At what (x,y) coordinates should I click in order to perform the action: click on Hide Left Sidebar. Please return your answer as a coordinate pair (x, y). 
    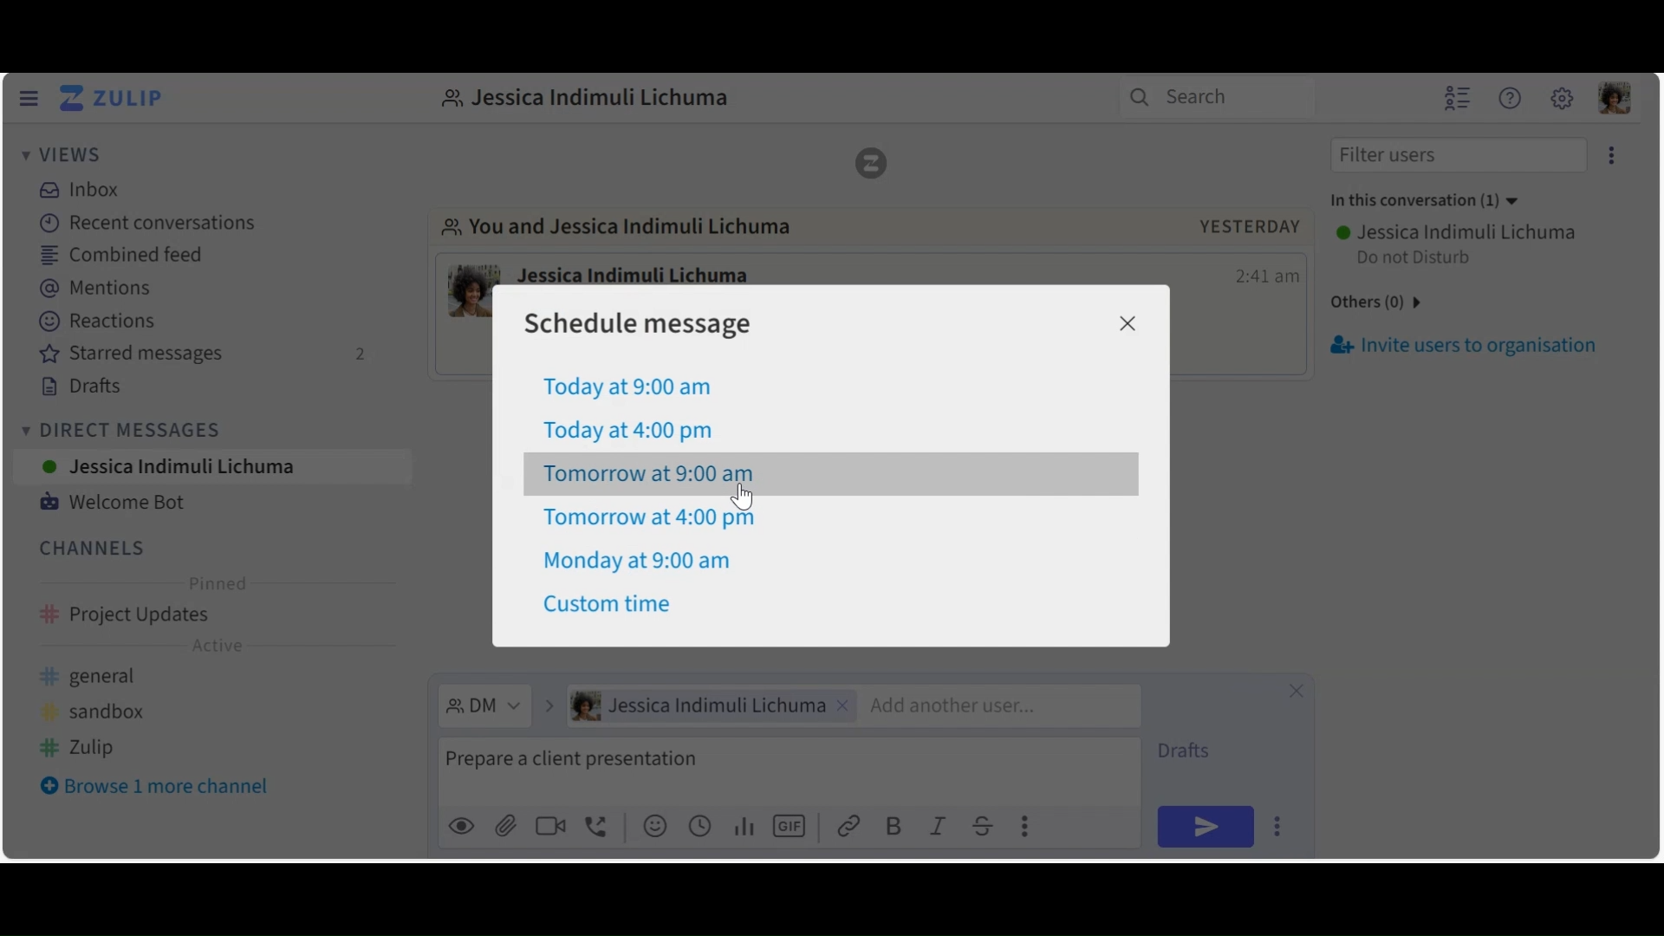
    Looking at the image, I should click on (28, 98).